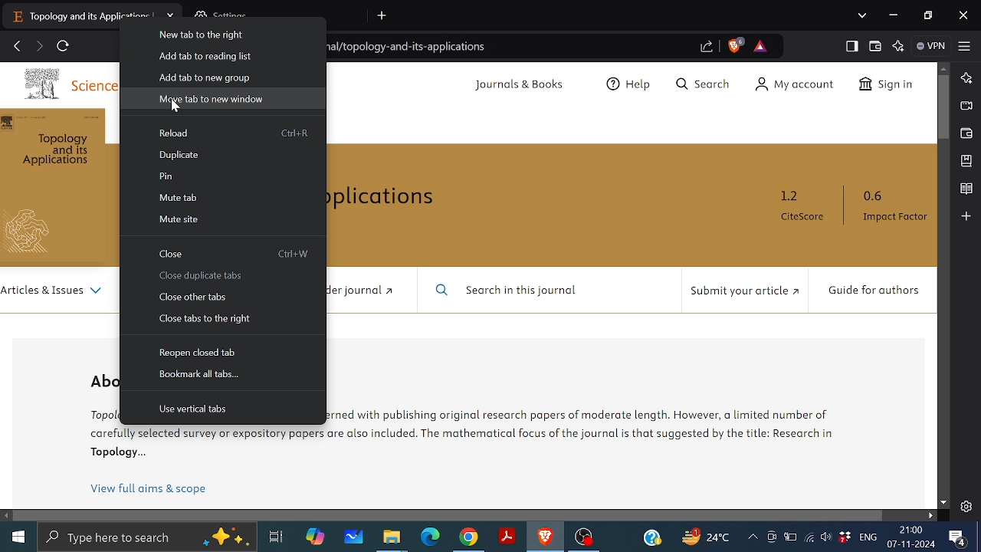 The image size is (981, 552). I want to click on close window, so click(966, 15).